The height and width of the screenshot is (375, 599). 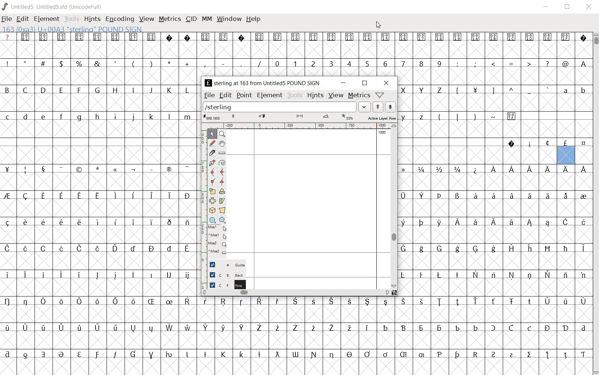 What do you see at coordinates (241, 354) in the screenshot?
I see `` at bounding box center [241, 354].